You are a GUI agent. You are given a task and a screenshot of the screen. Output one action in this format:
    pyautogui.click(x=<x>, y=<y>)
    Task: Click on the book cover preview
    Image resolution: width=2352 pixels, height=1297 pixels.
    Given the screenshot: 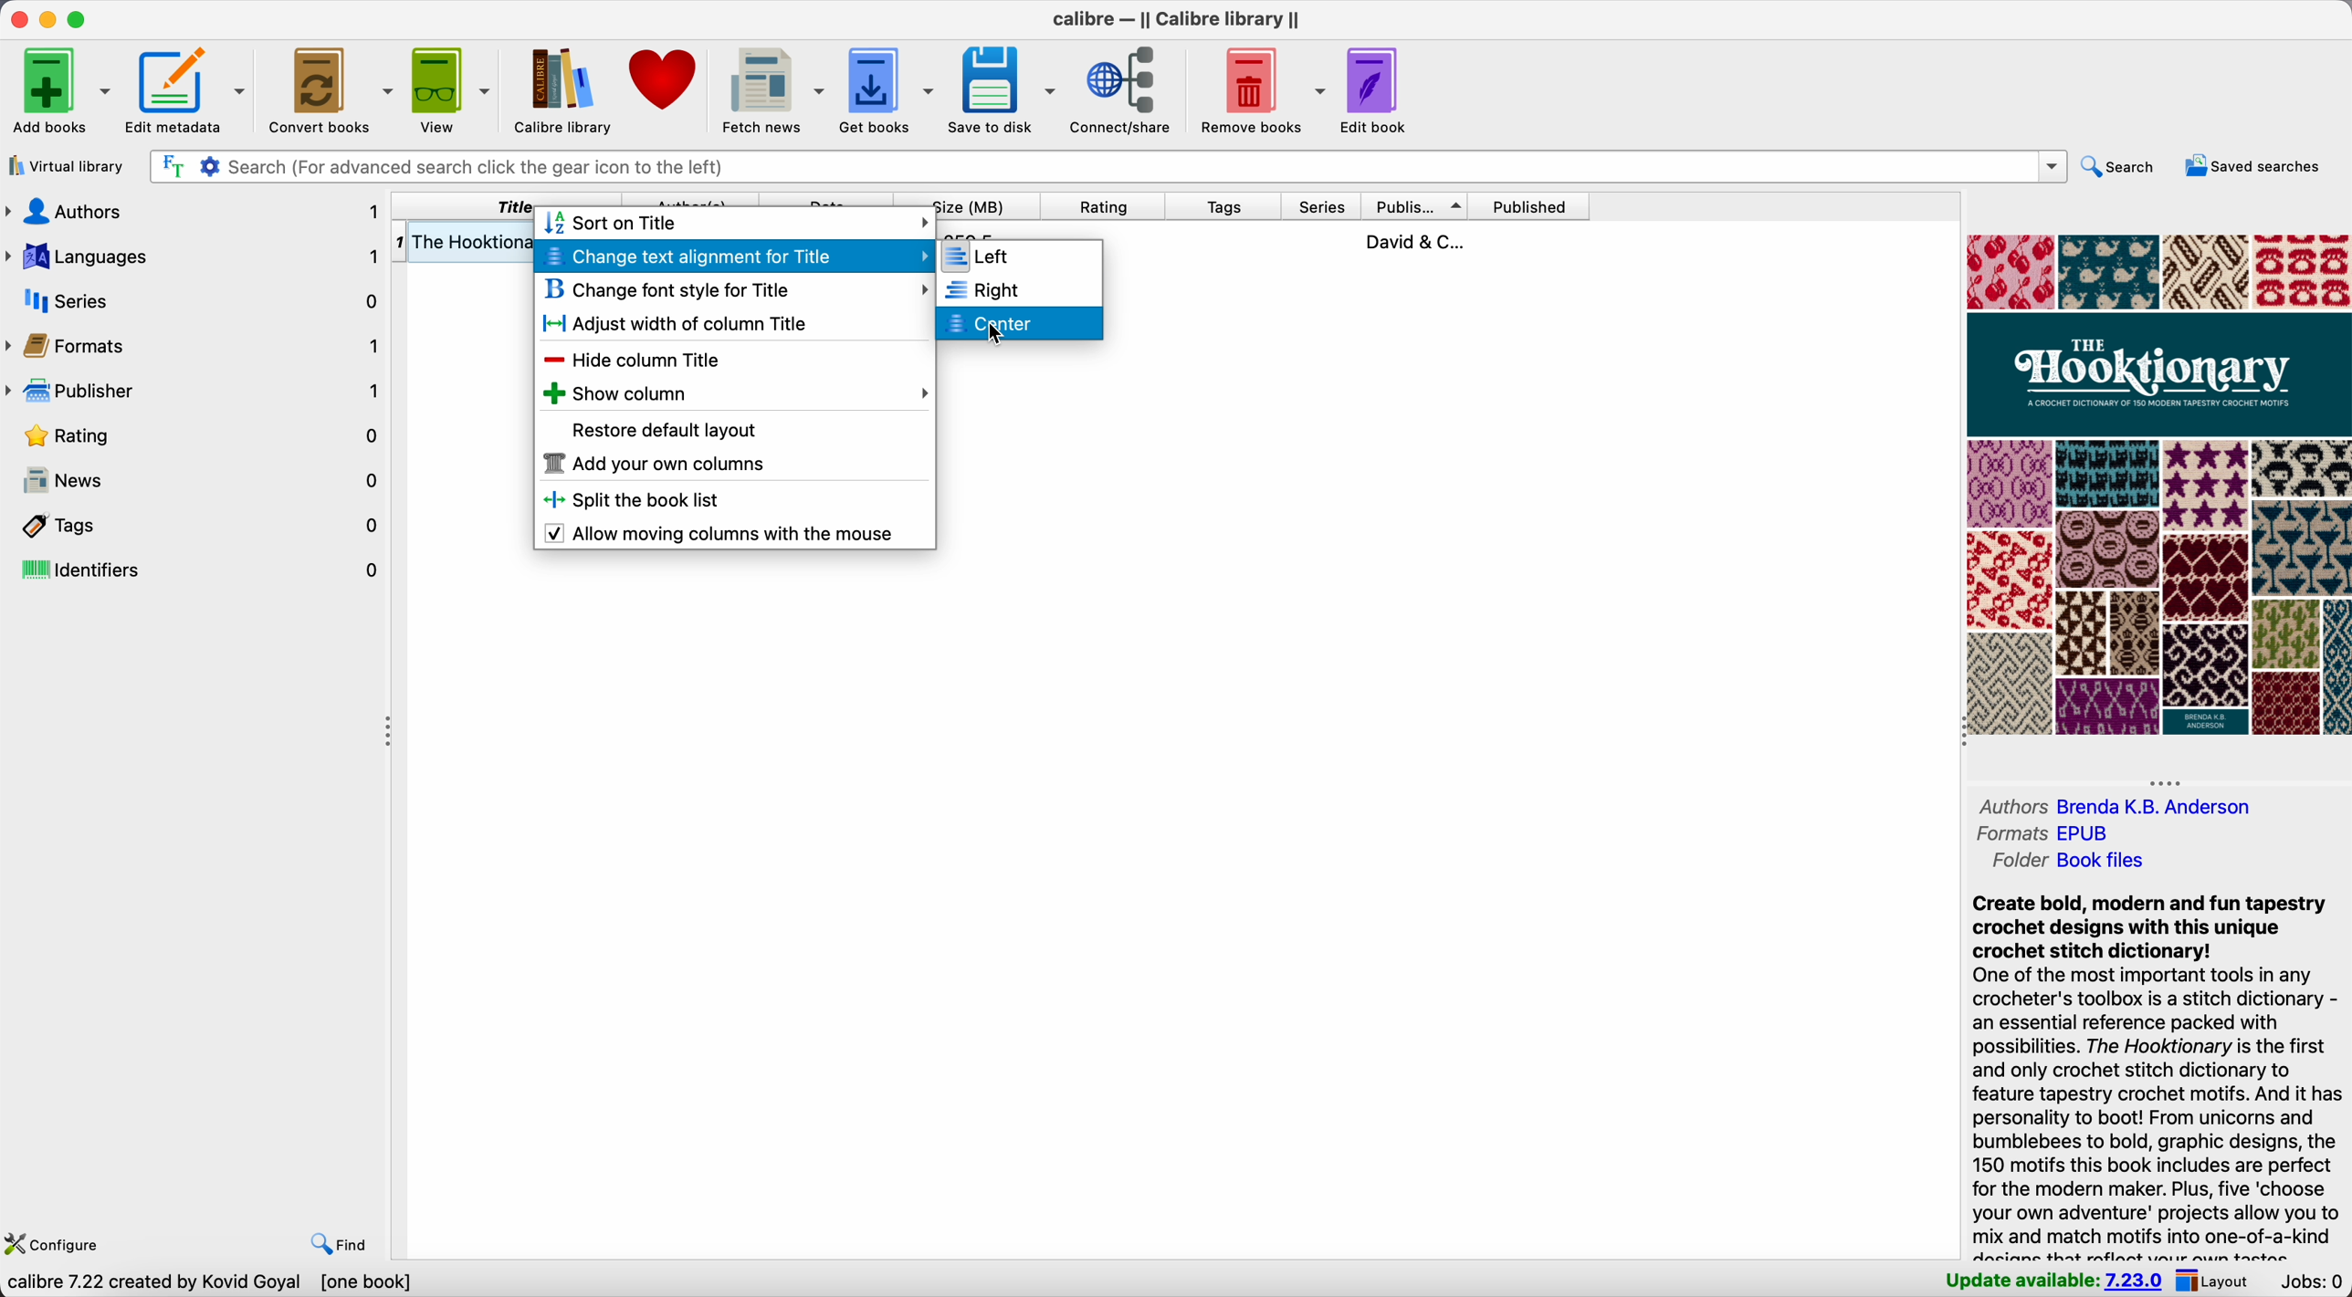 What is the action you would take?
    pyautogui.click(x=2157, y=484)
    